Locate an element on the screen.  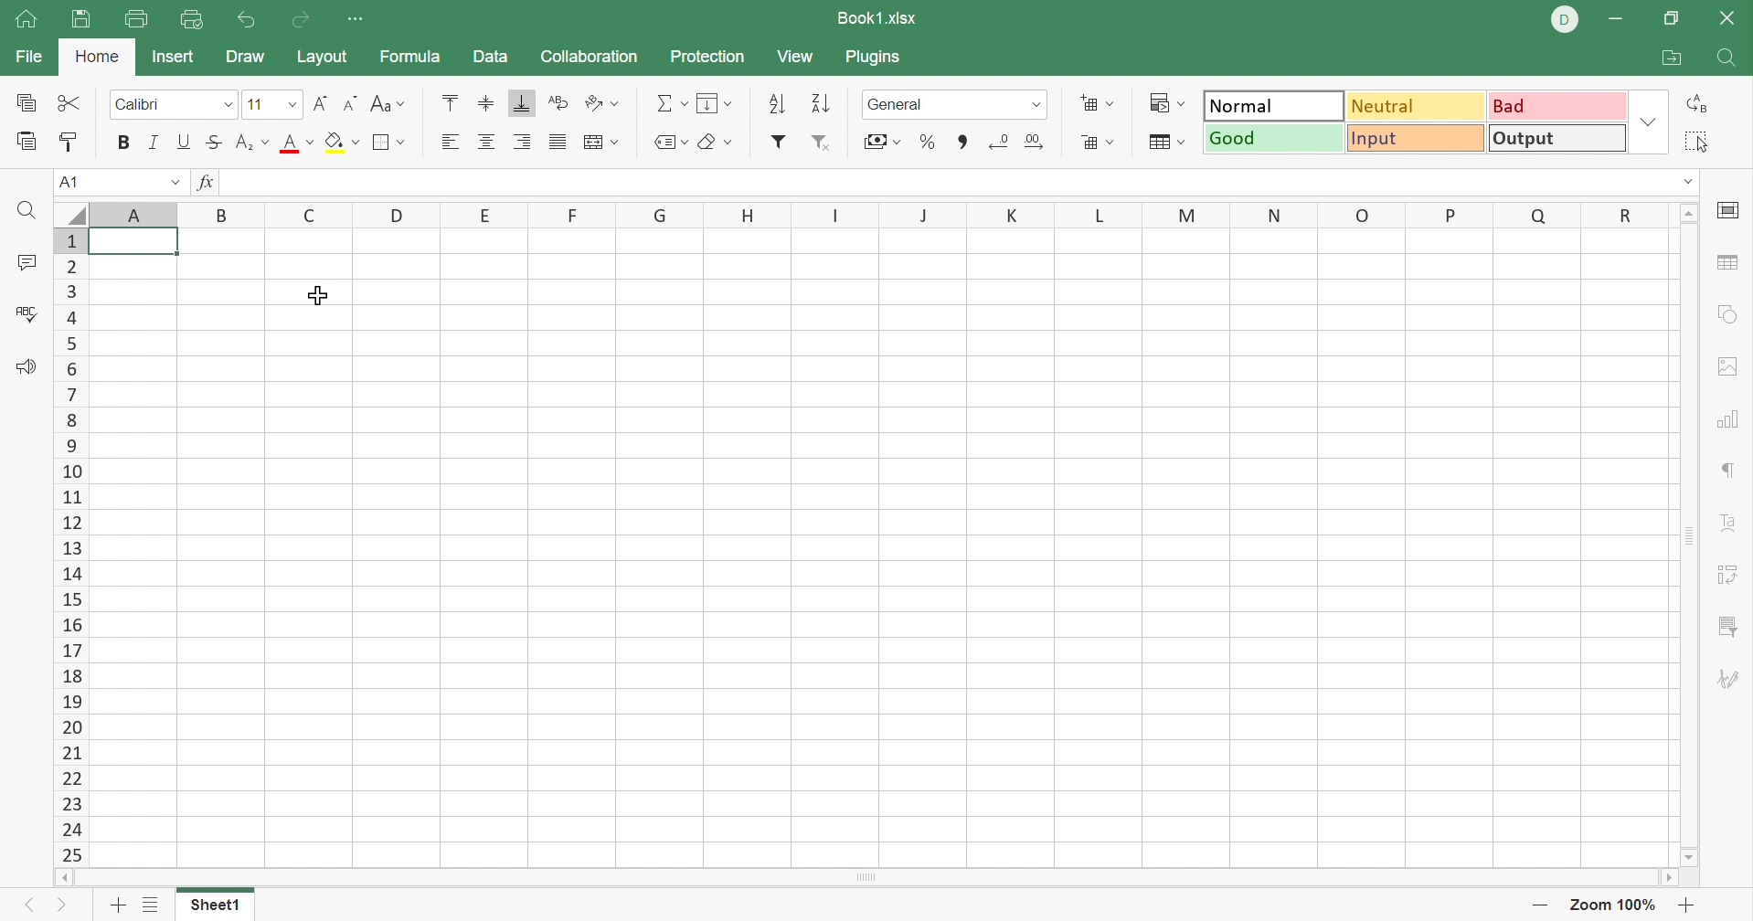
Scroll Down is located at coordinates (1690, 860).